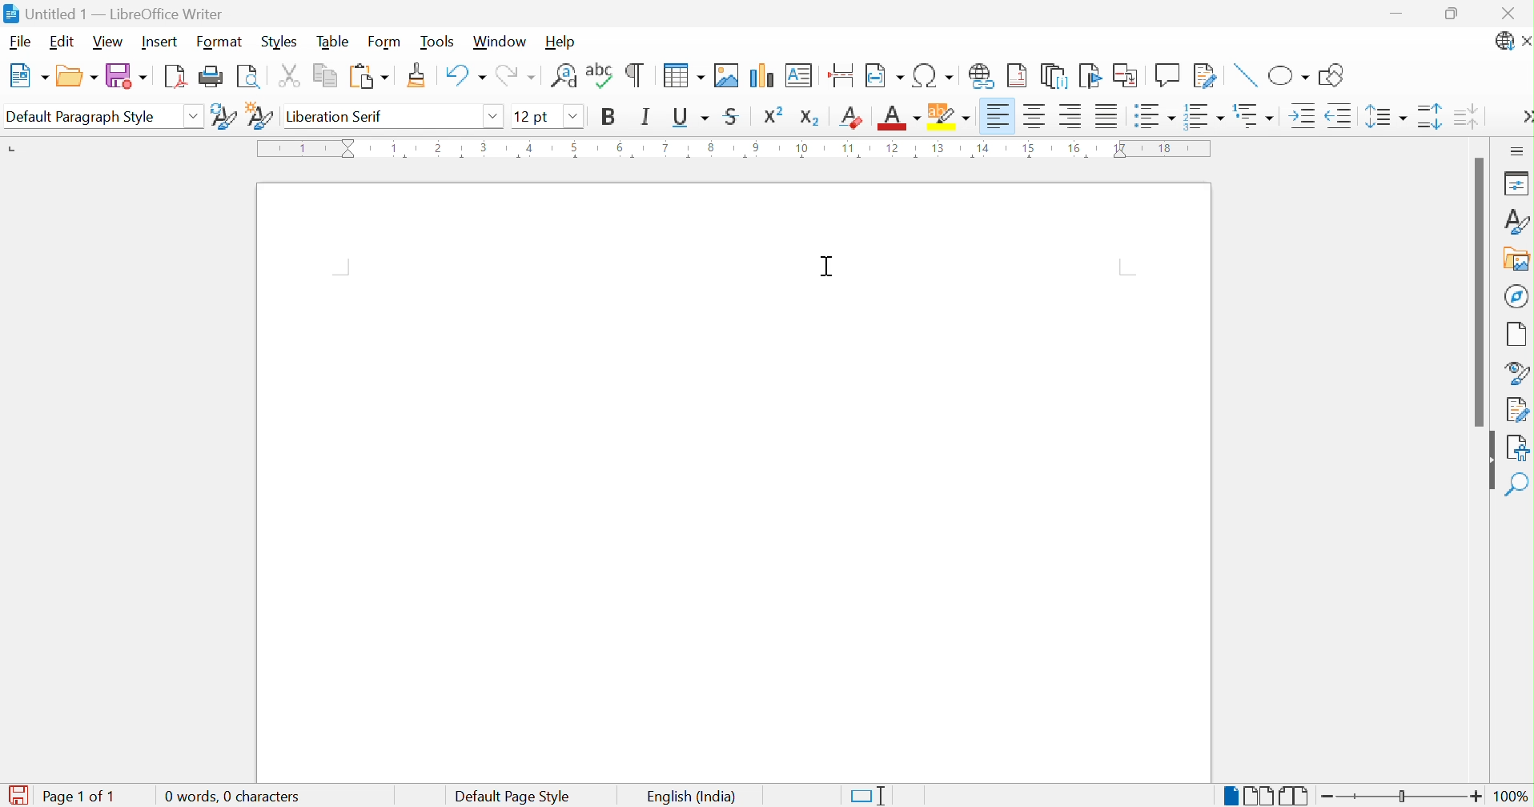 The width and height of the screenshot is (1534, 807). I want to click on Image annotation, so click(1246, 75).